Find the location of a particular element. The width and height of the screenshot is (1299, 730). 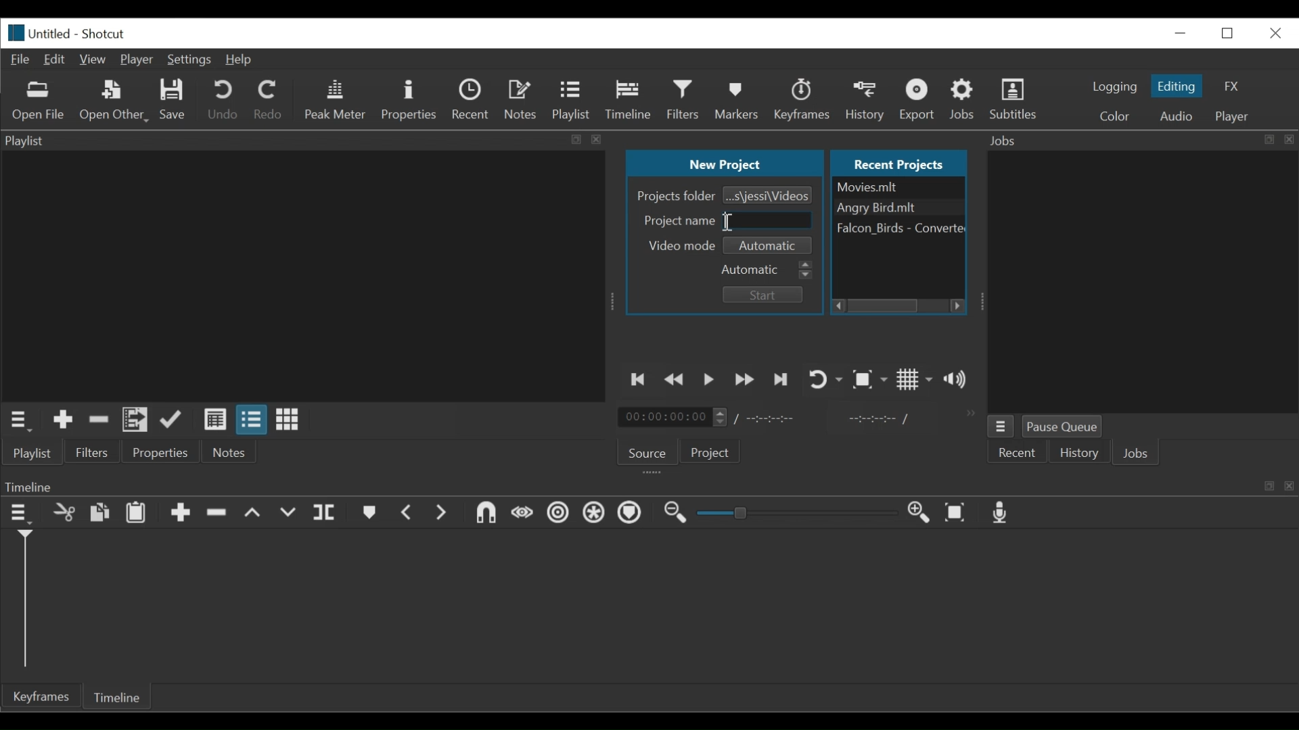

Properties is located at coordinates (409, 99).